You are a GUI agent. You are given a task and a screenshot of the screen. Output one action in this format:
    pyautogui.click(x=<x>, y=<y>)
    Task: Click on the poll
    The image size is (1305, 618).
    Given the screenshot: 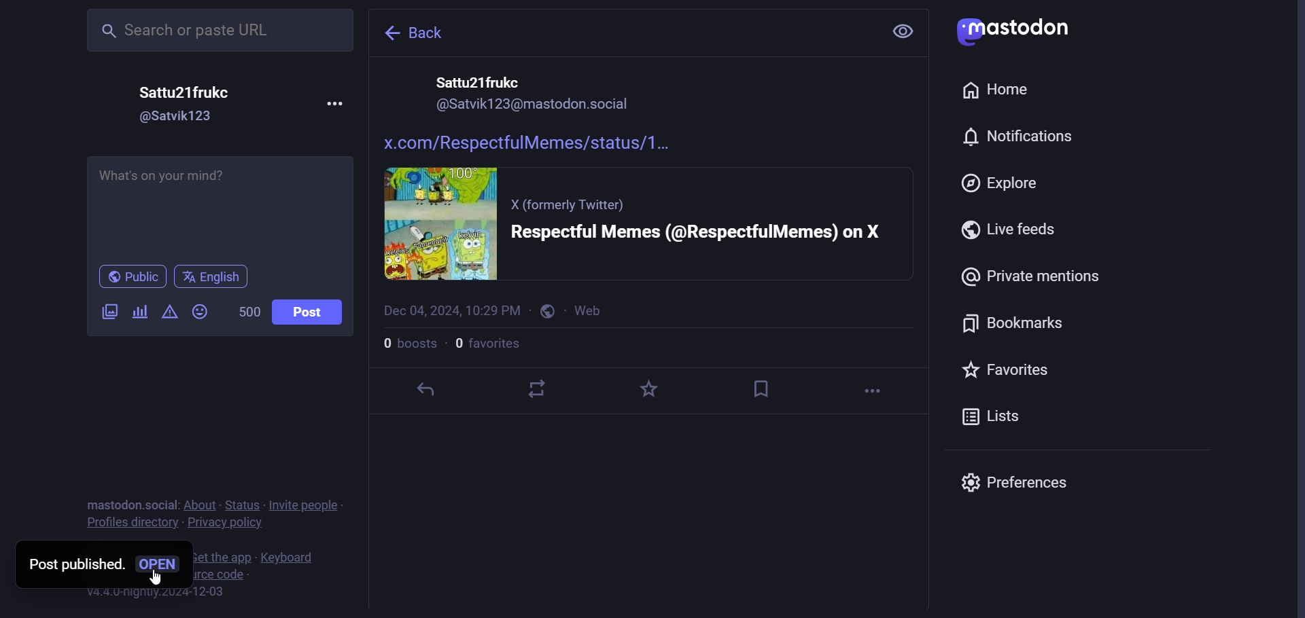 What is the action you would take?
    pyautogui.click(x=139, y=312)
    